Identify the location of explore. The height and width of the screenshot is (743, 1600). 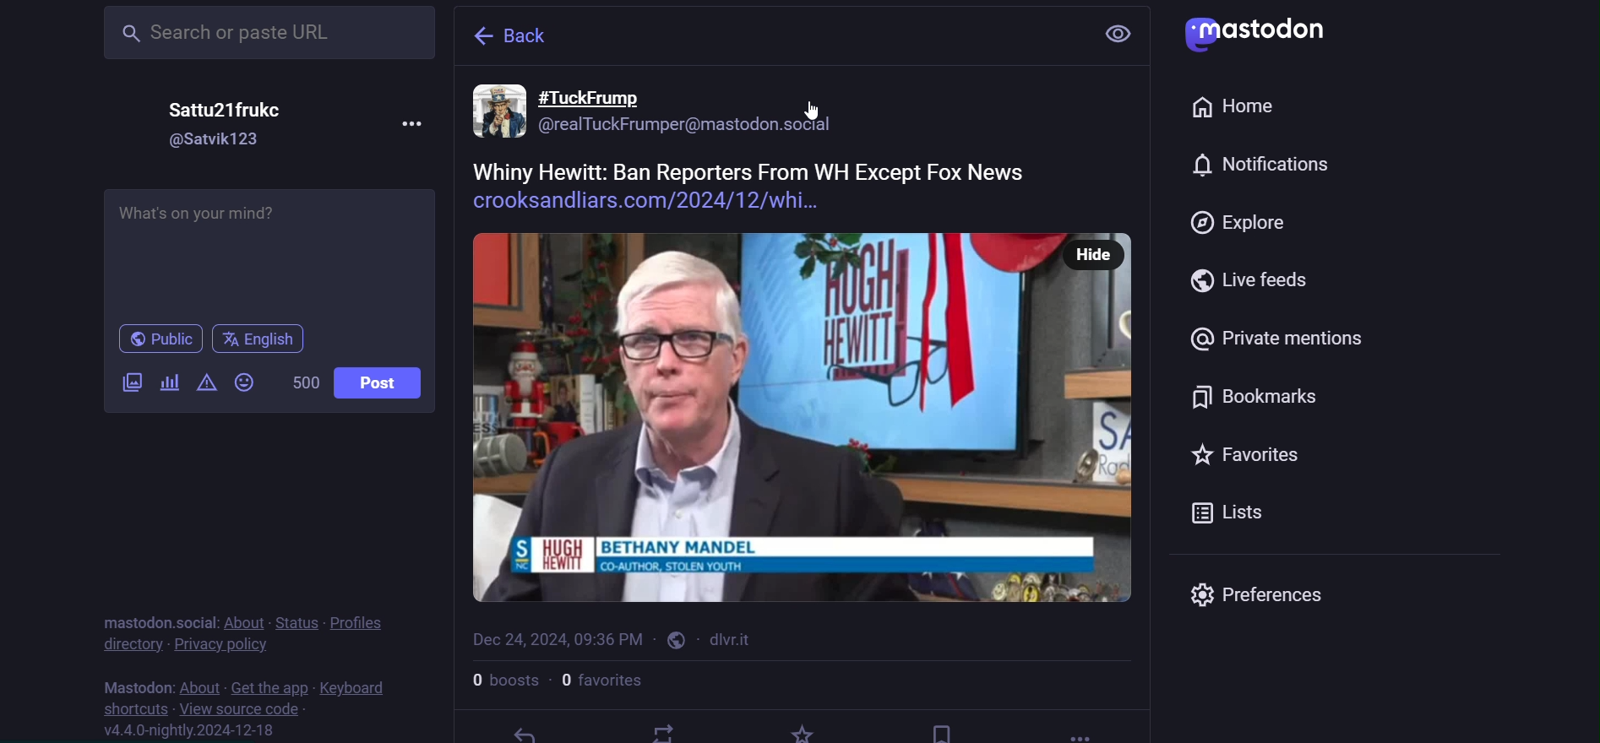
(1241, 226).